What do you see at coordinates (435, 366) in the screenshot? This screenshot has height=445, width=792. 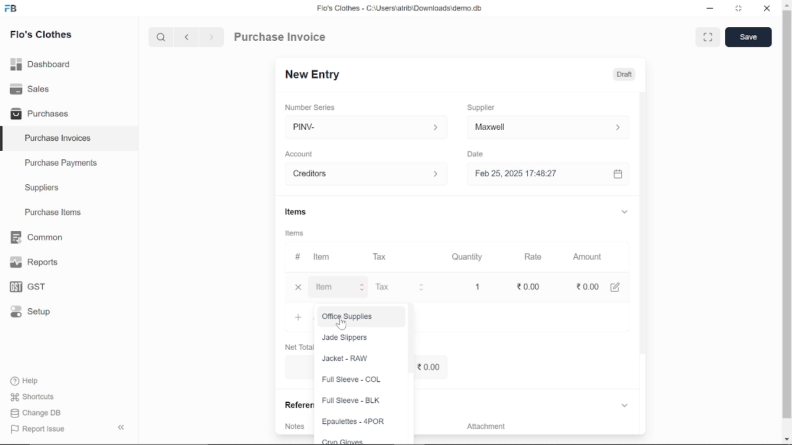 I see `0.00` at bounding box center [435, 366].